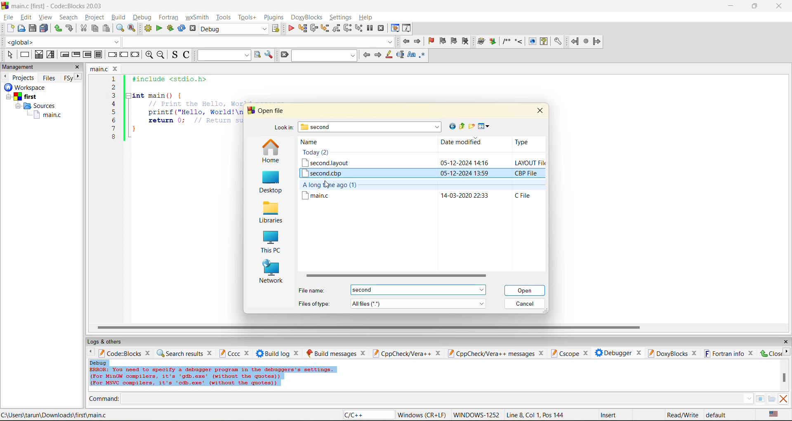 The width and height of the screenshot is (792, 421). Describe the element at coordinates (313, 142) in the screenshot. I see `name` at that location.